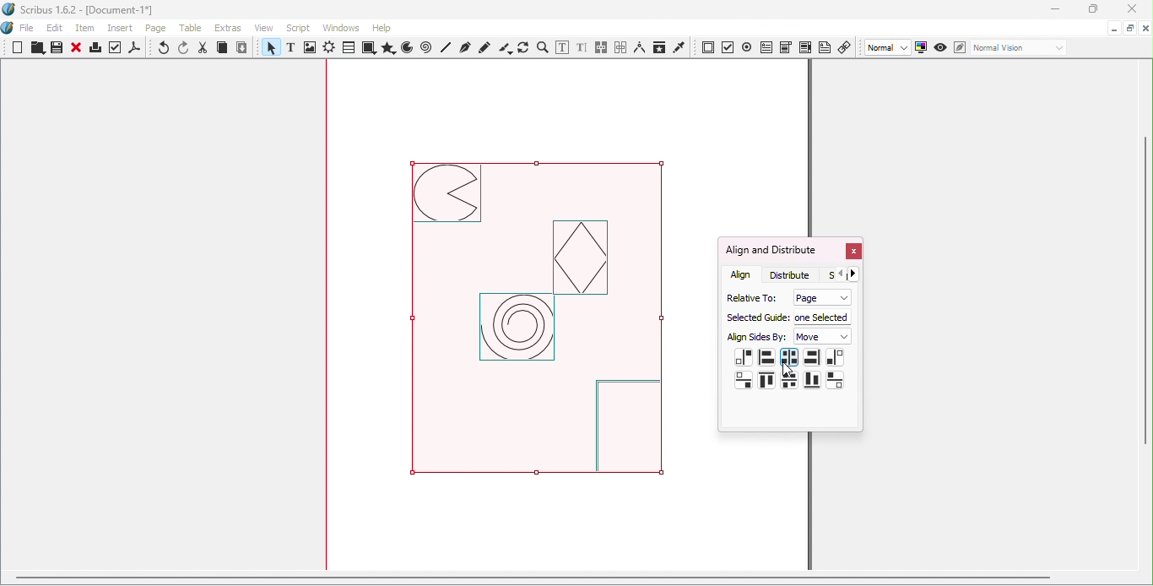  I want to click on Go back, so click(841, 274).